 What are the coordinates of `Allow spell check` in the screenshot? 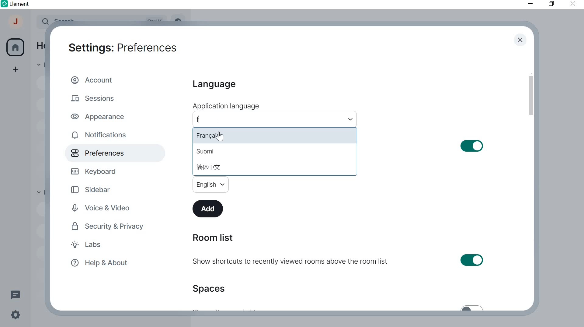 It's located at (423, 146).